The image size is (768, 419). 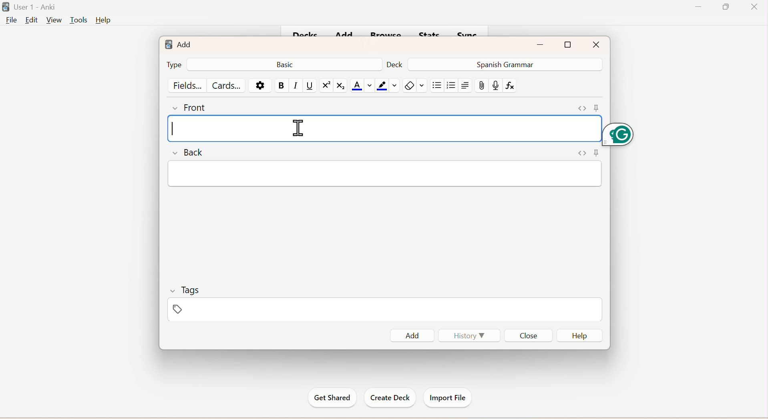 What do you see at coordinates (386, 86) in the screenshot?
I see `color` at bounding box center [386, 86].